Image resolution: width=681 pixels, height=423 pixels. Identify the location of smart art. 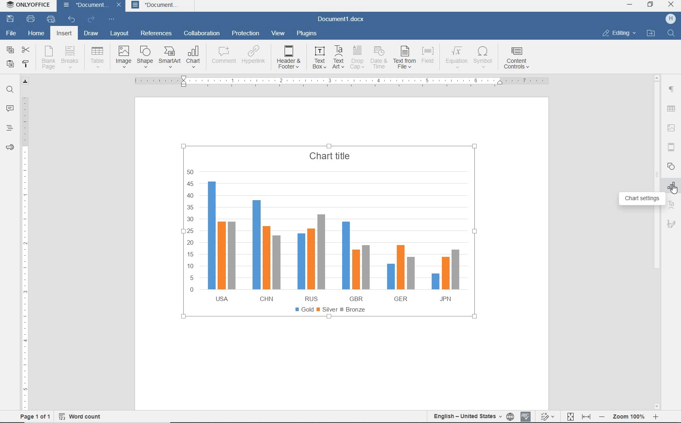
(170, 58).